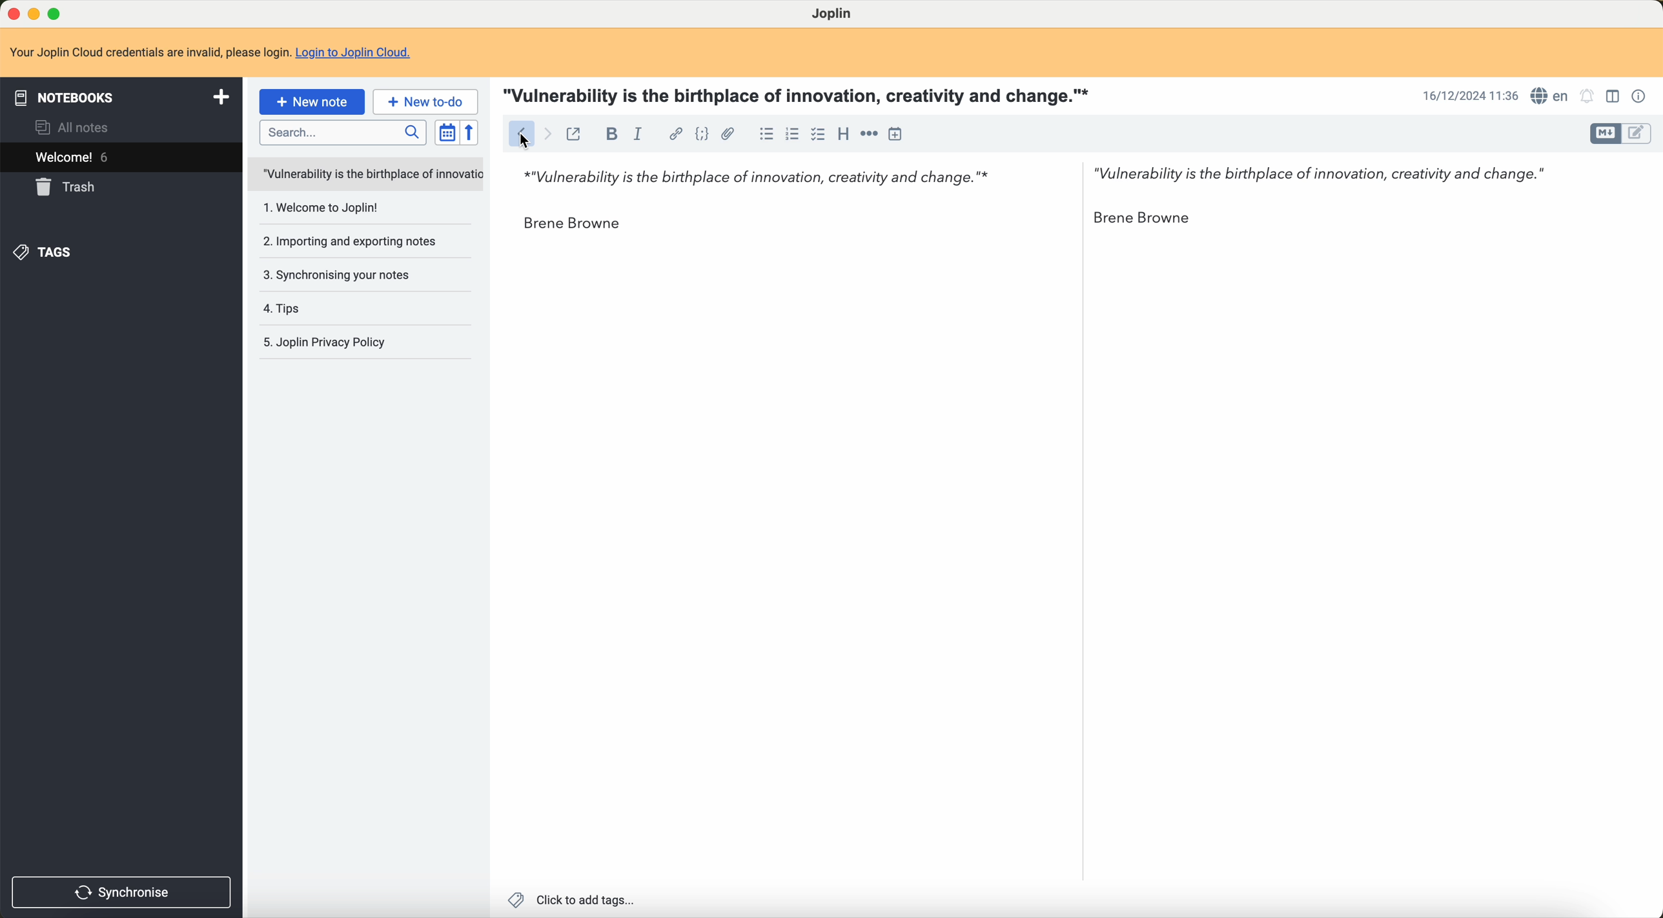  Describe the element at coordinates (791, 137) in the screenshot. I see `numered list` at that location.